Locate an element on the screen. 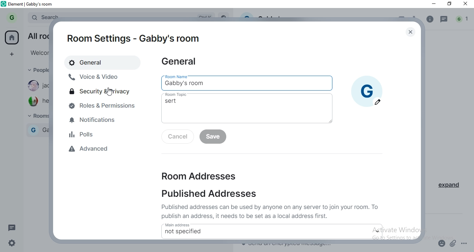 The height and width of the screenshot is (252, 474). Profile image is located at coordinates (32, 101).